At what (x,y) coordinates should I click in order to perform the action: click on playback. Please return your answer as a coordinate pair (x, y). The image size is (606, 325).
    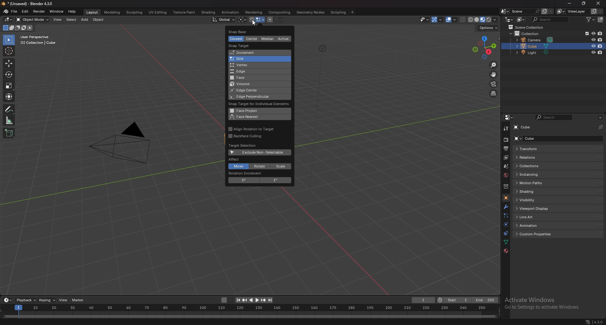
    Looking at the image, I should click on (26, 300).